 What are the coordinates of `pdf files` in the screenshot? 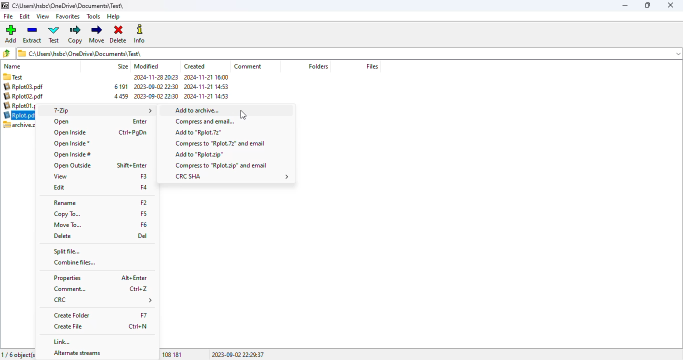 It's located at (22, 96).